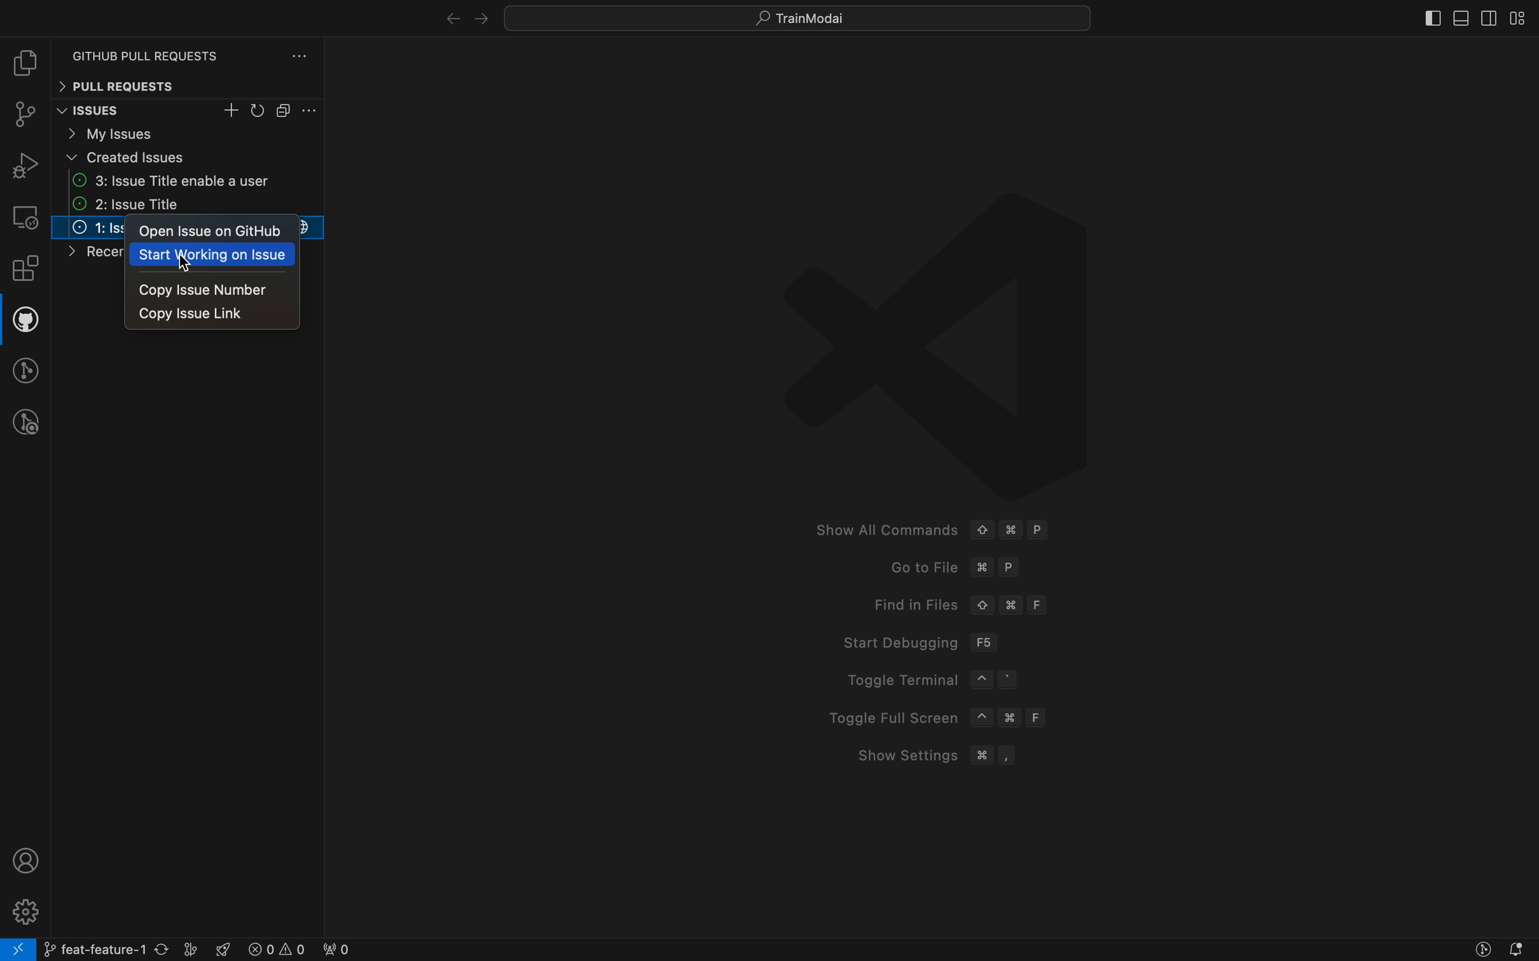 This screenshot has height=961, width=1539. I want to click on error logs, so click(298, 949).